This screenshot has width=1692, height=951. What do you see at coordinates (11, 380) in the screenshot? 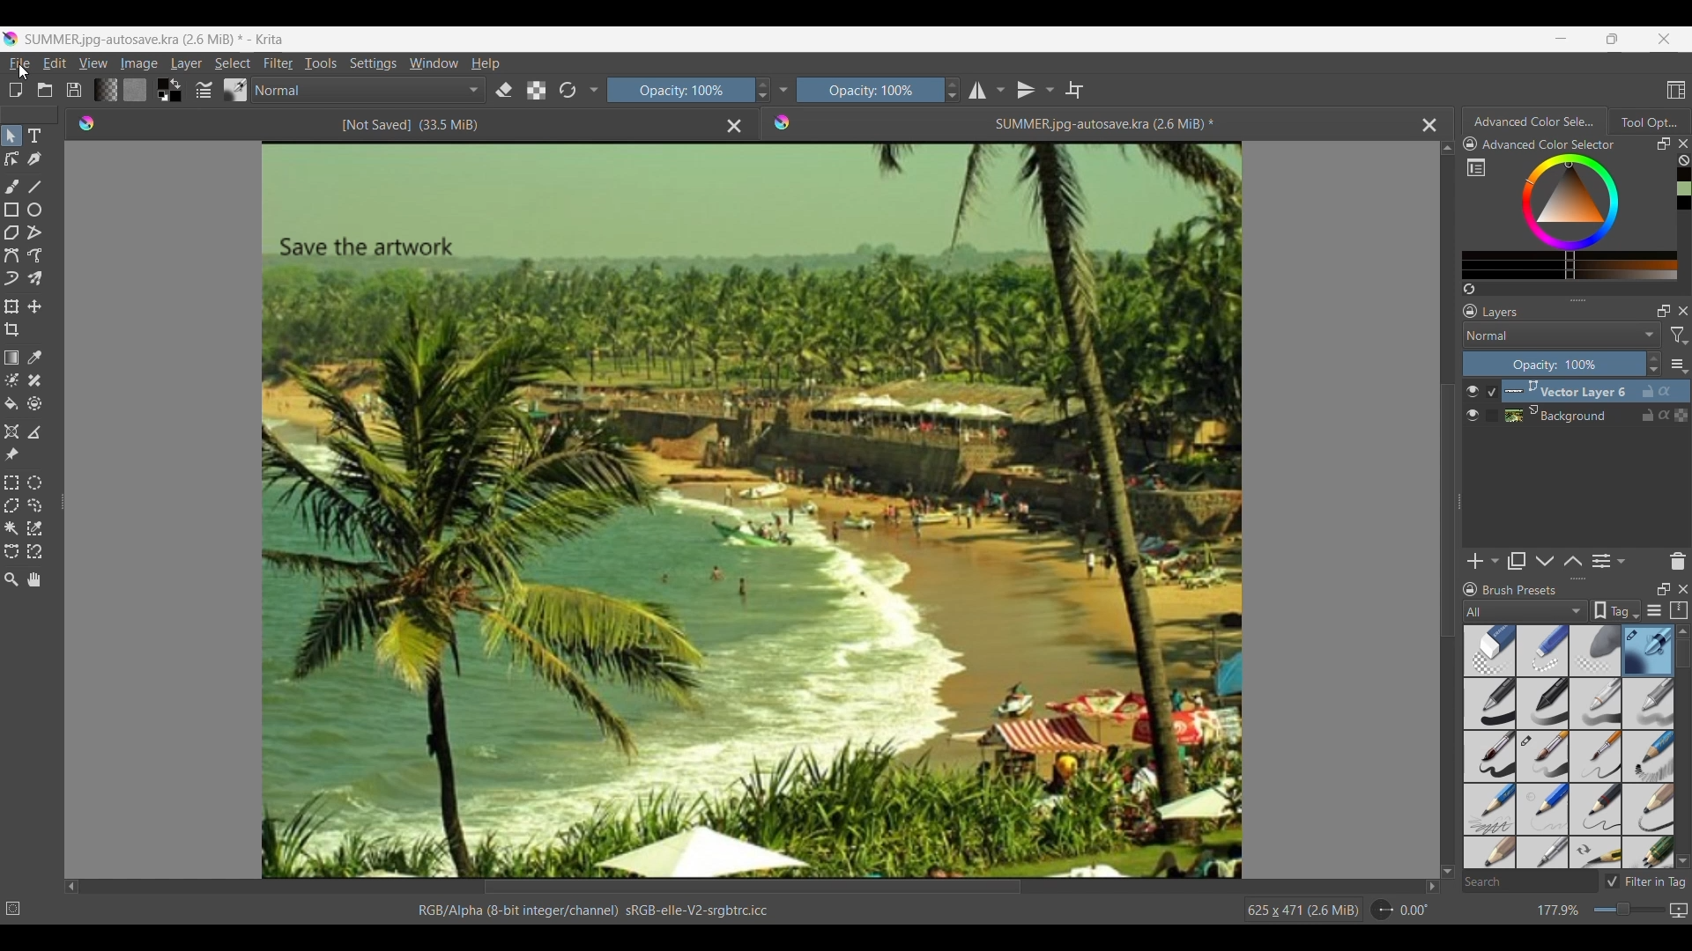
I see `Colorize mask tool` at bounding box center [11, 380].